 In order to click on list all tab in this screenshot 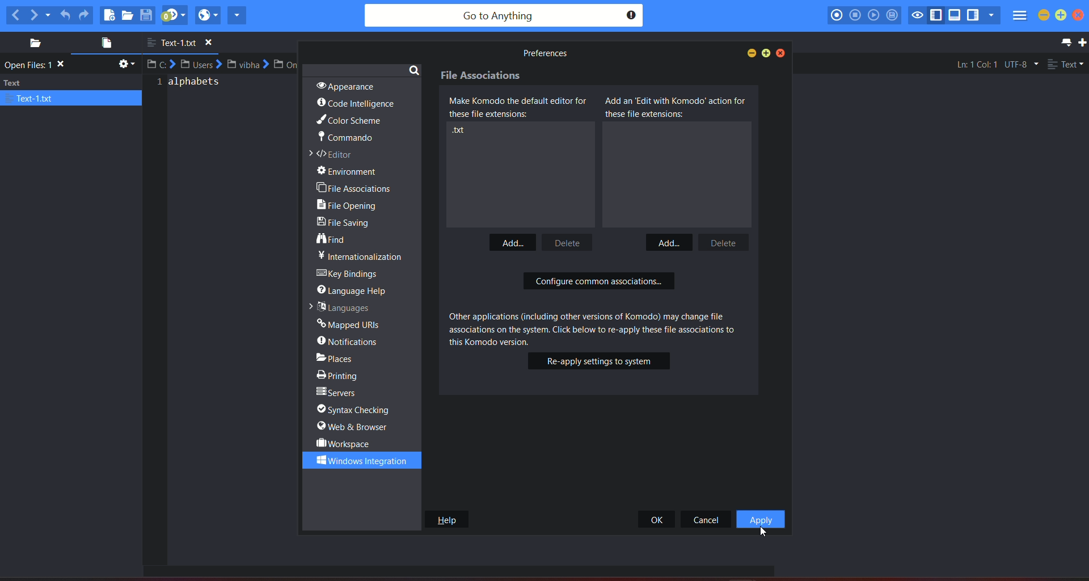, I will do `click(1064, 42)`.